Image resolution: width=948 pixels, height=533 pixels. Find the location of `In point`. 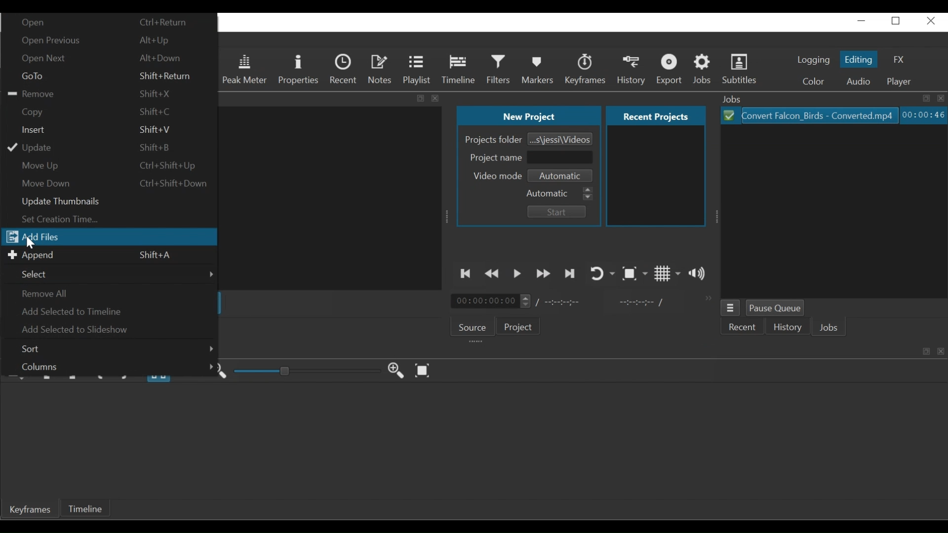

In point is located at coordinates (642, 303).